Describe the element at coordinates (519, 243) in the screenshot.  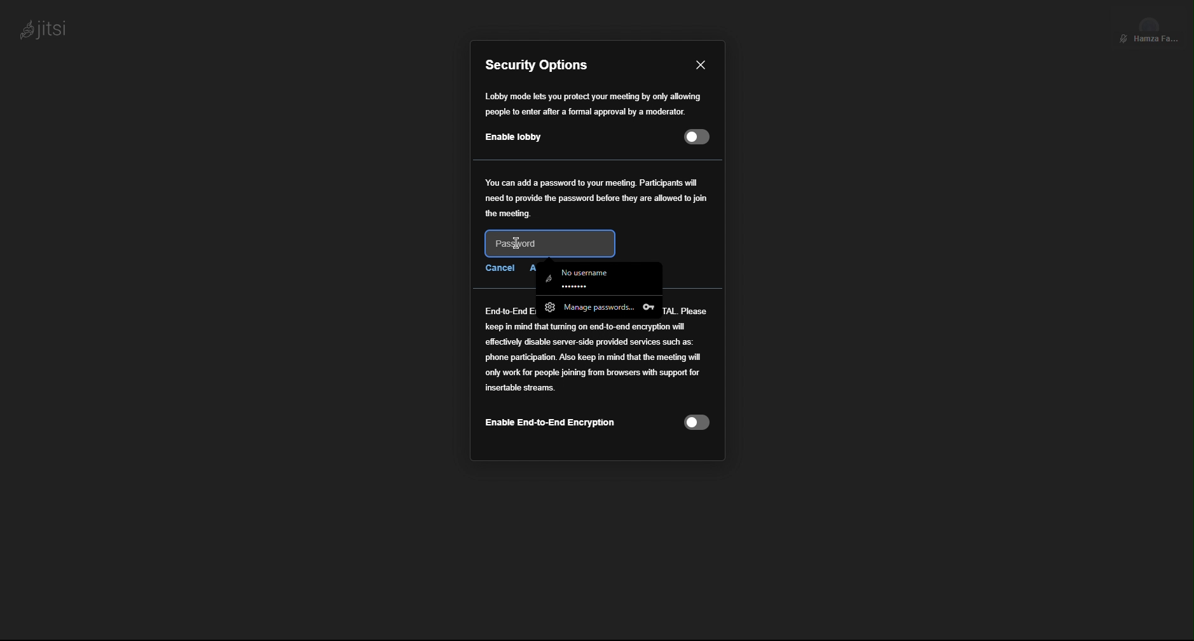
I see `Cursor` at that location.